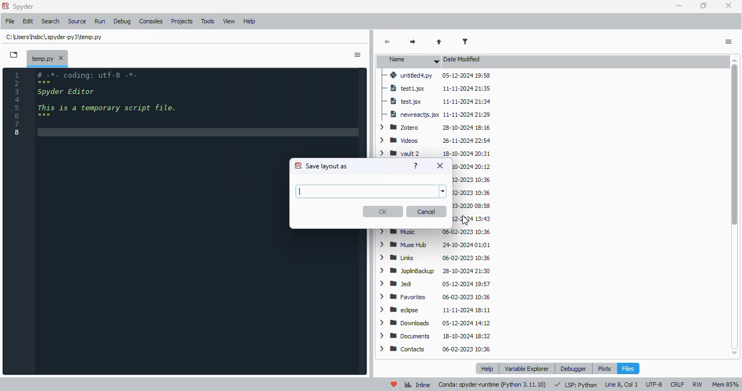 The height and width of the screenshot is (391, 742). Describe the element at coordinates (437, 283) in the screenshot. I see `Jed` at that location.